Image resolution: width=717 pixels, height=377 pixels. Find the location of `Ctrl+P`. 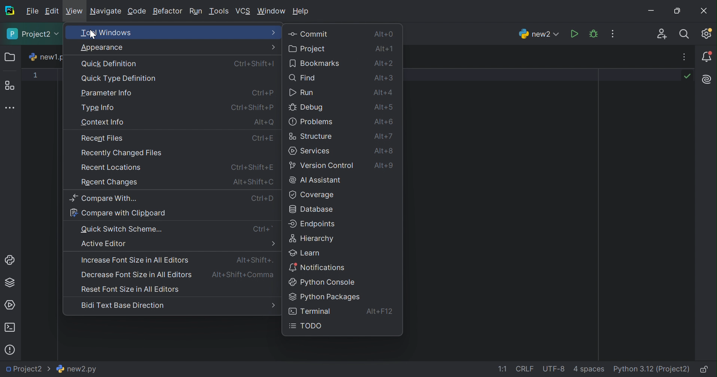

Ctrl+P is located at coordinates (262, 92).